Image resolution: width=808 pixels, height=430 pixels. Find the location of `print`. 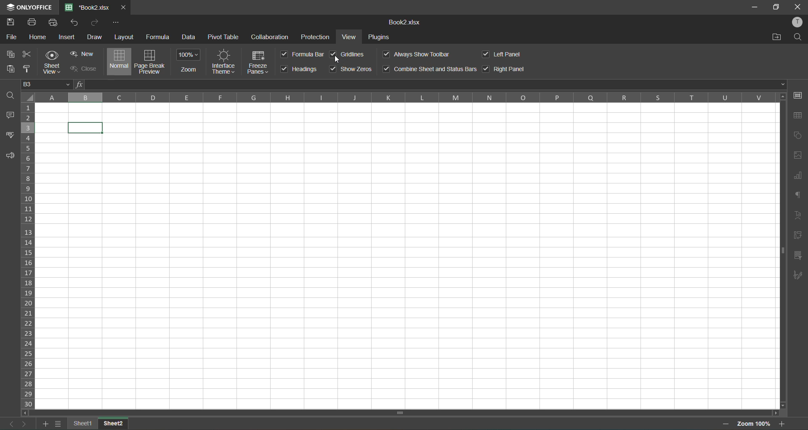

print is located at coordinates (32, 23).